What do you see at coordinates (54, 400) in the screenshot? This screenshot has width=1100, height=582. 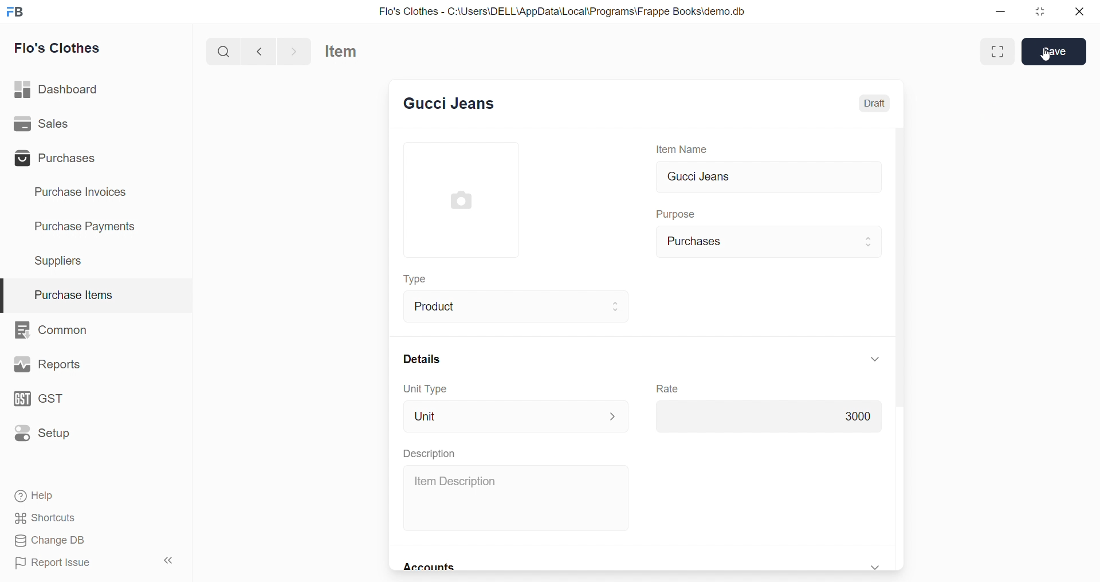 I see `GST` at bounding box center [54, 400].